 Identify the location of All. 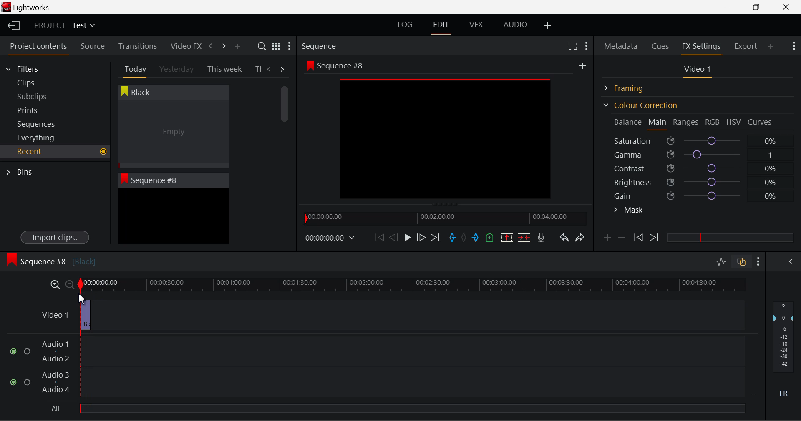
(54, 408).